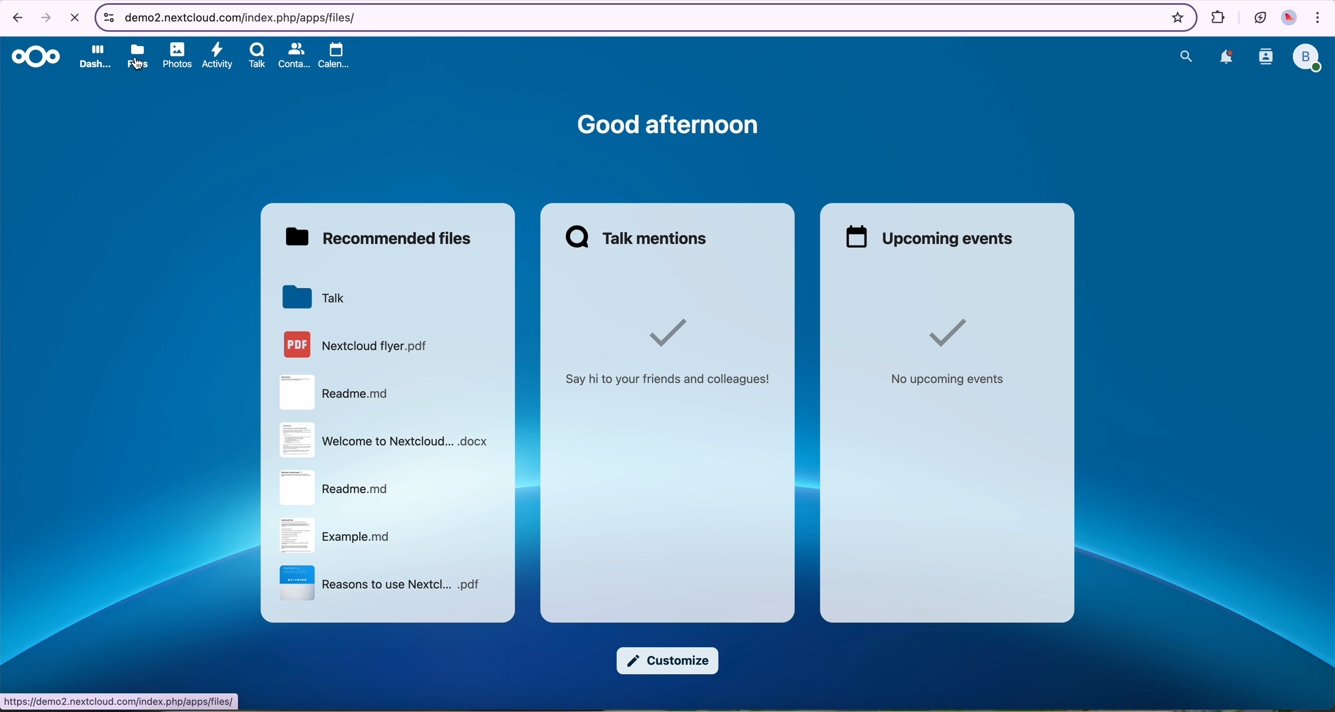  What do you see at coordinates (379, 236) in the screenshot?
I see `recommended files` at bounding box center [379, 236].